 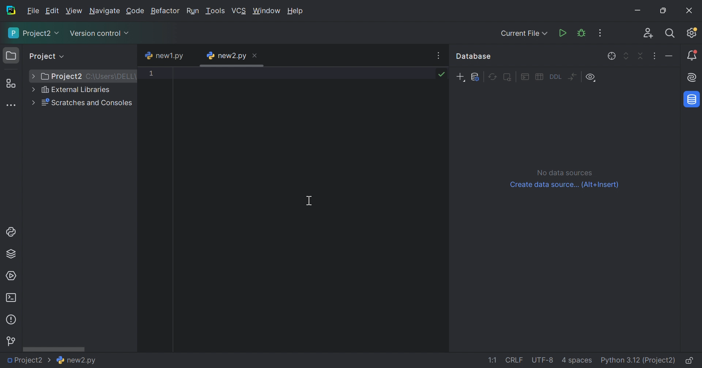 What do you see at coordinates (11, 56) in the screenshot?
I see `Project icon` at bounding box center [11, 56].